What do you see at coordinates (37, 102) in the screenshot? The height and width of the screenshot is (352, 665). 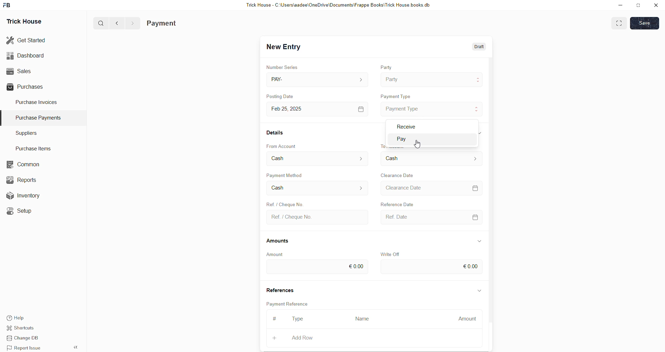 I see `Purchase Invoices` at bounding box center [37, 102].